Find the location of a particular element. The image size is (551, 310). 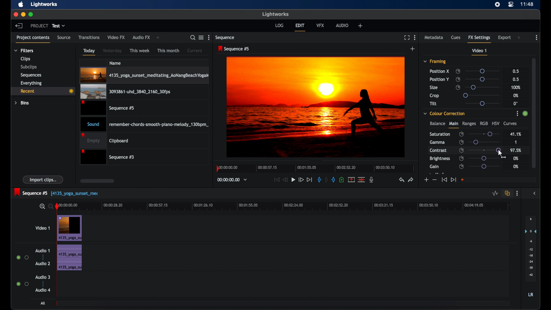

more options is located at coordinates (209, 38).